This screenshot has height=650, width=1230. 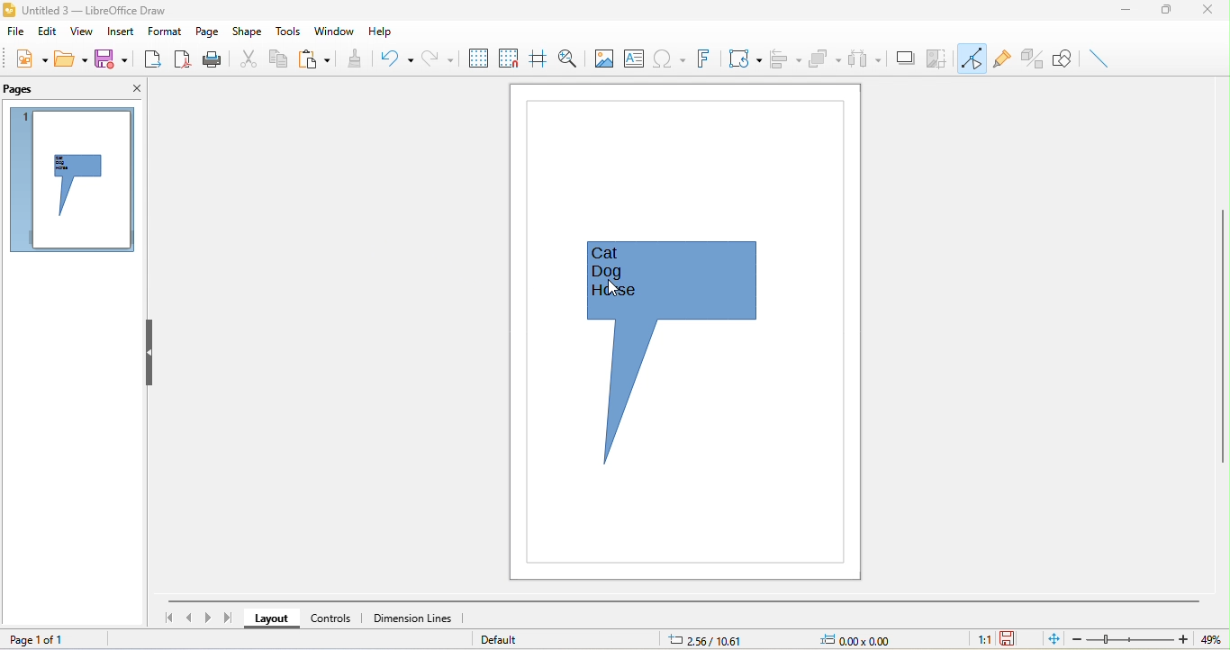 What do you see at coordinates (393, 58) in the screenshot?
I see `undo` at bounding box center [393, 58].